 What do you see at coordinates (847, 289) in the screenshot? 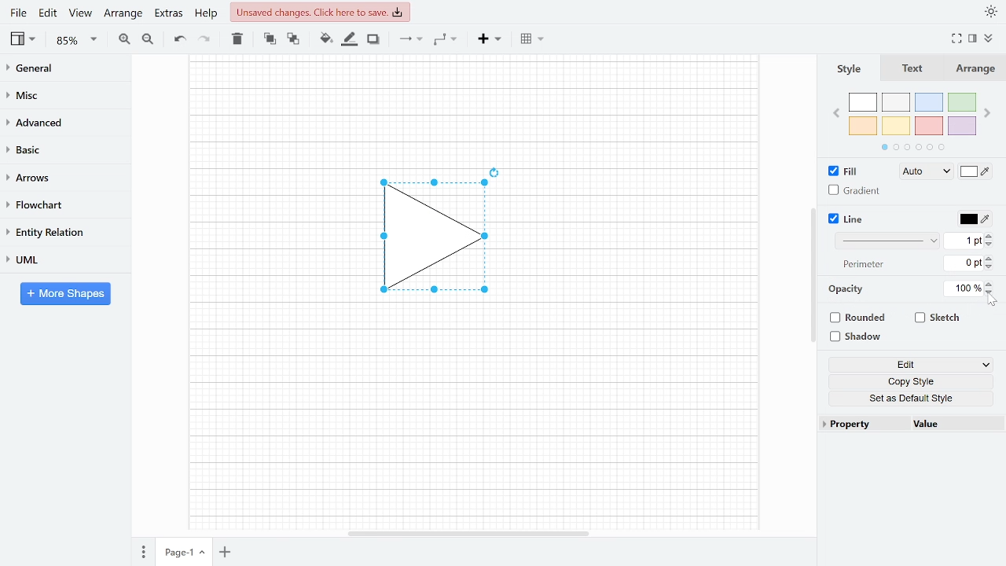
I see `Opacity` at bounding box center [847, 289].